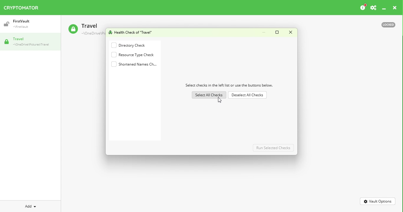 The image size is (403, 212). Describe the element at coordinates (113, 54) in the screenshot. I see `unchecked checkbox` at that location.